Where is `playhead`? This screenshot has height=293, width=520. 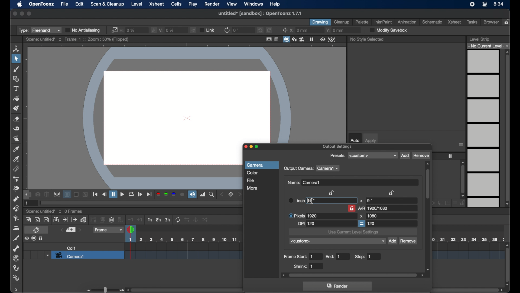
playhead is located at coordinates (131, 229).